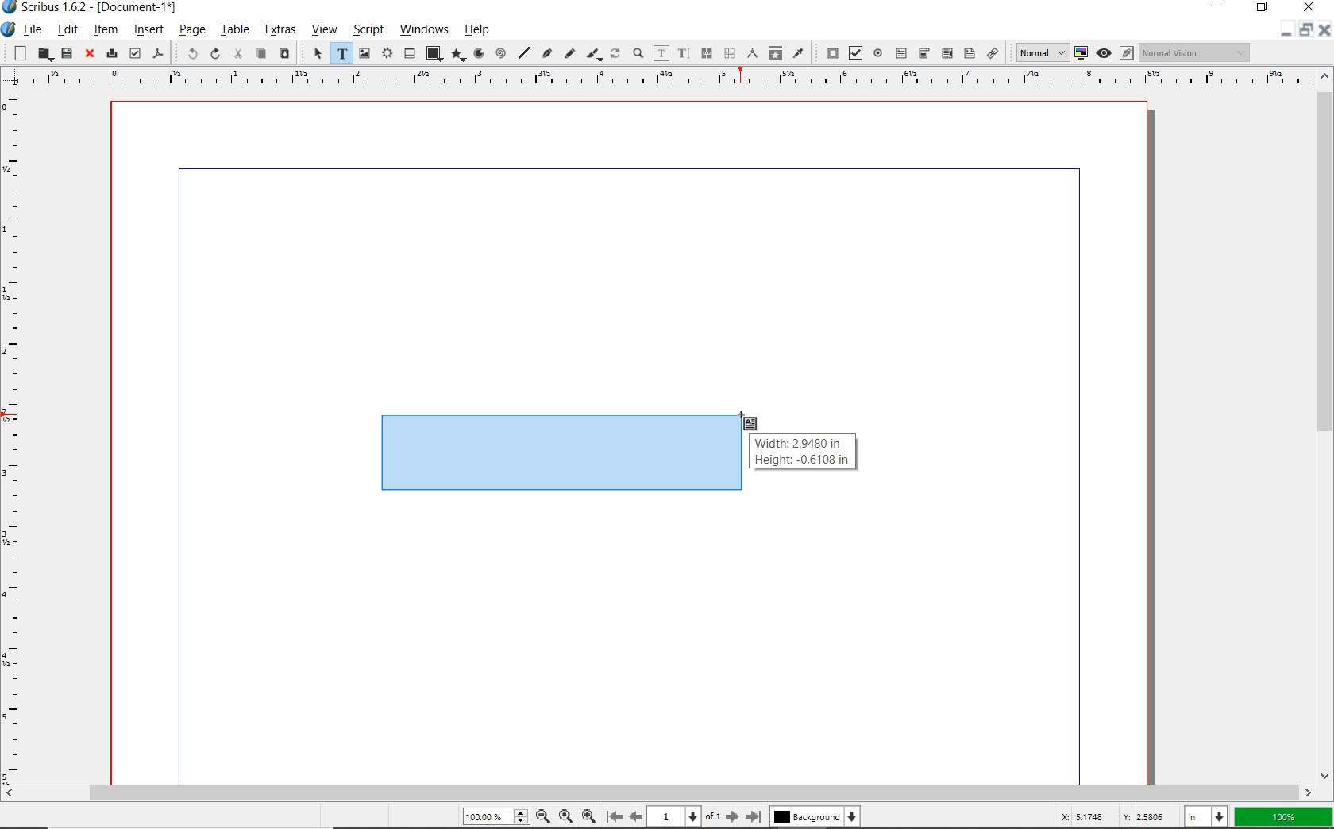 The image size is (1334, 829). Describe the element at coordinates (1208, 816) in the screenshot. I see `in` at that location.